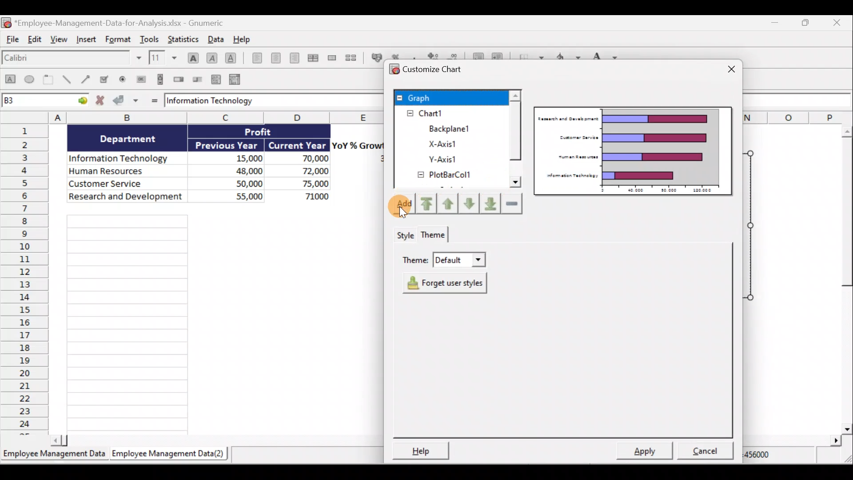  I want to click on Create an arrow object, so click(87, 78).